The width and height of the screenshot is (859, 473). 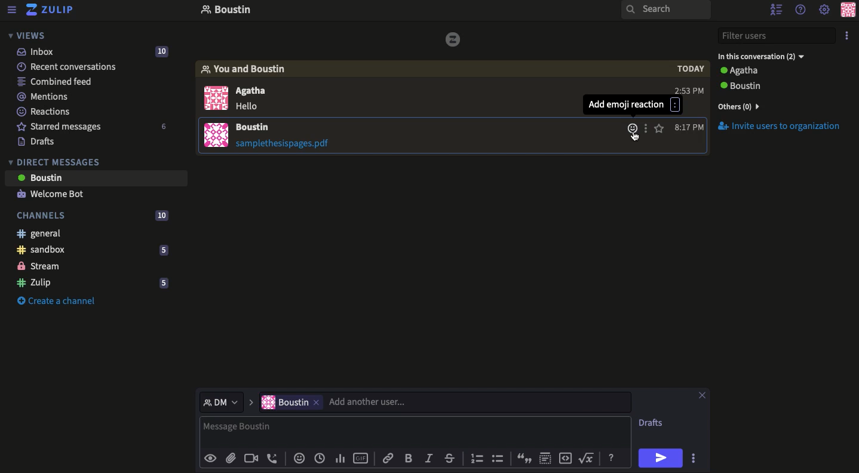 I want to click on Bulleted list, so click(x=498, y=458).